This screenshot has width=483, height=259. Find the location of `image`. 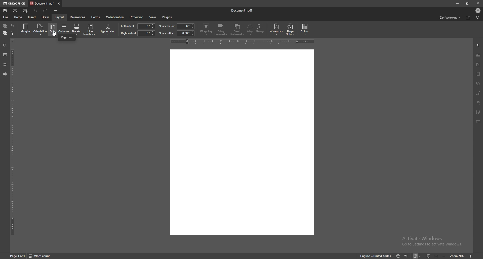

image is located at coordinates (478, 64).